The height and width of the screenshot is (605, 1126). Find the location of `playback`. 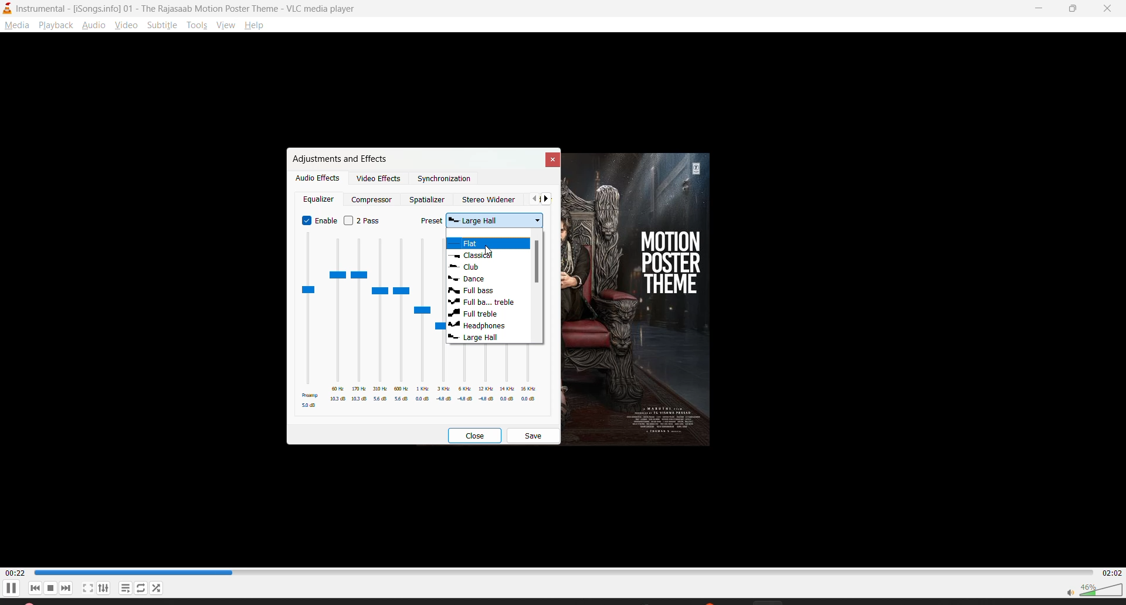

playback is located at coordinates (58, 26).